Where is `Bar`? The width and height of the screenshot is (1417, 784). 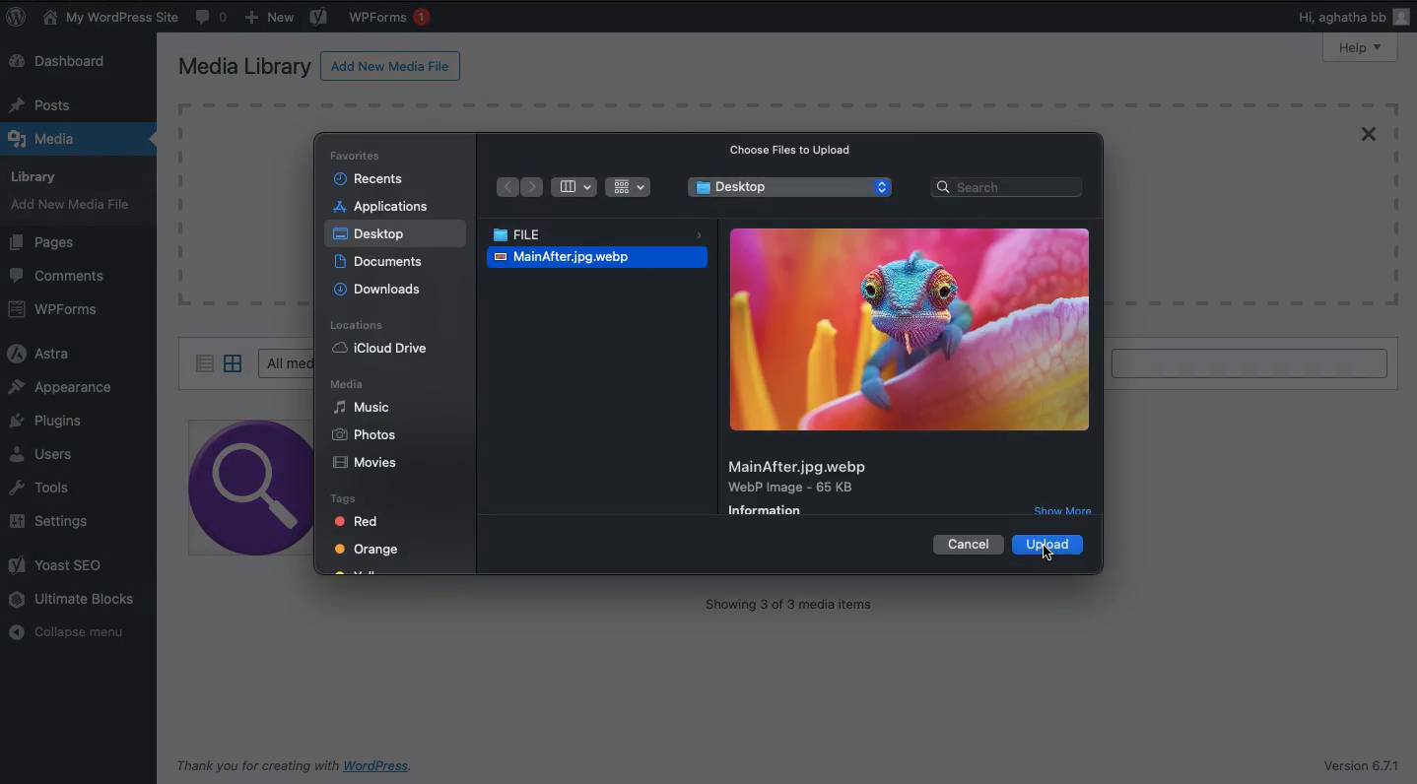
Bar is located at coordinates (576, 186).